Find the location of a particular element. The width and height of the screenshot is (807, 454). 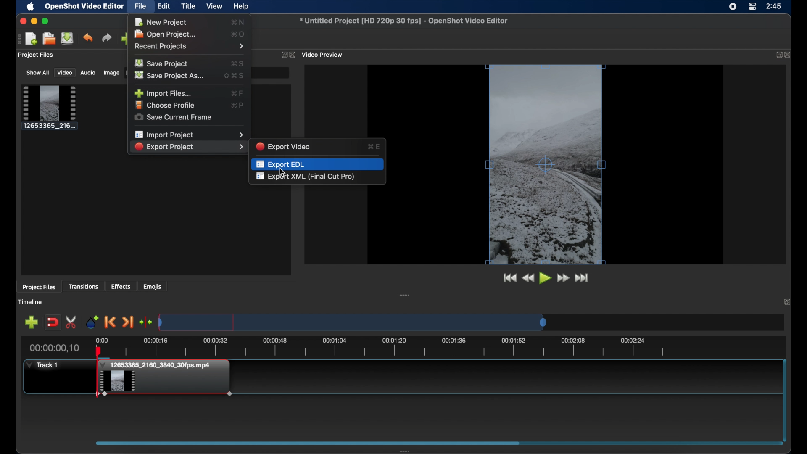

export video shortcut is located at coordinates (374, 146).